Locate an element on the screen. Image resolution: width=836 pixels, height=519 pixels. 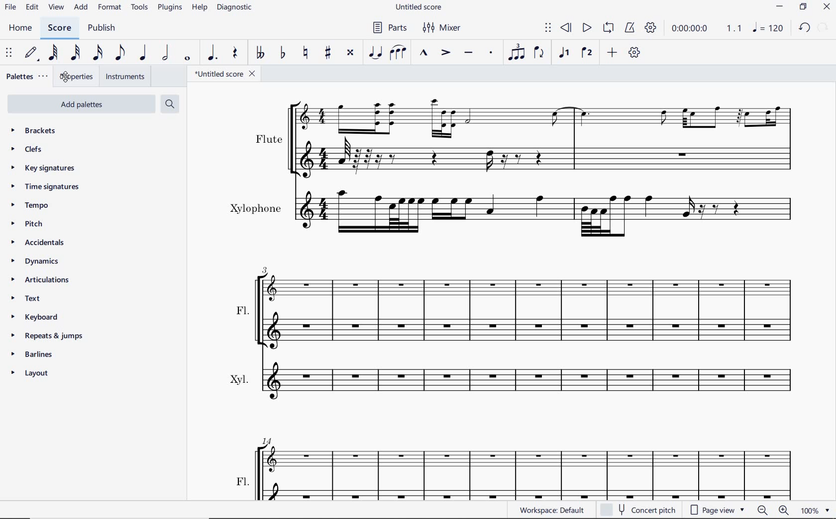
brackets is located at coordinates (33, 130).